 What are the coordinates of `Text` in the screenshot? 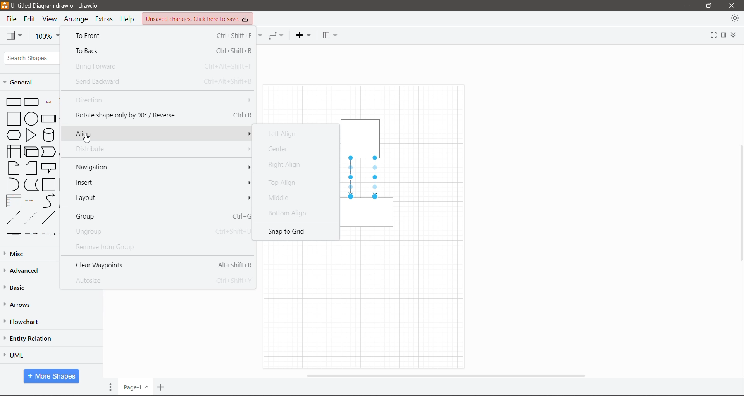 It's located at (48, 101).